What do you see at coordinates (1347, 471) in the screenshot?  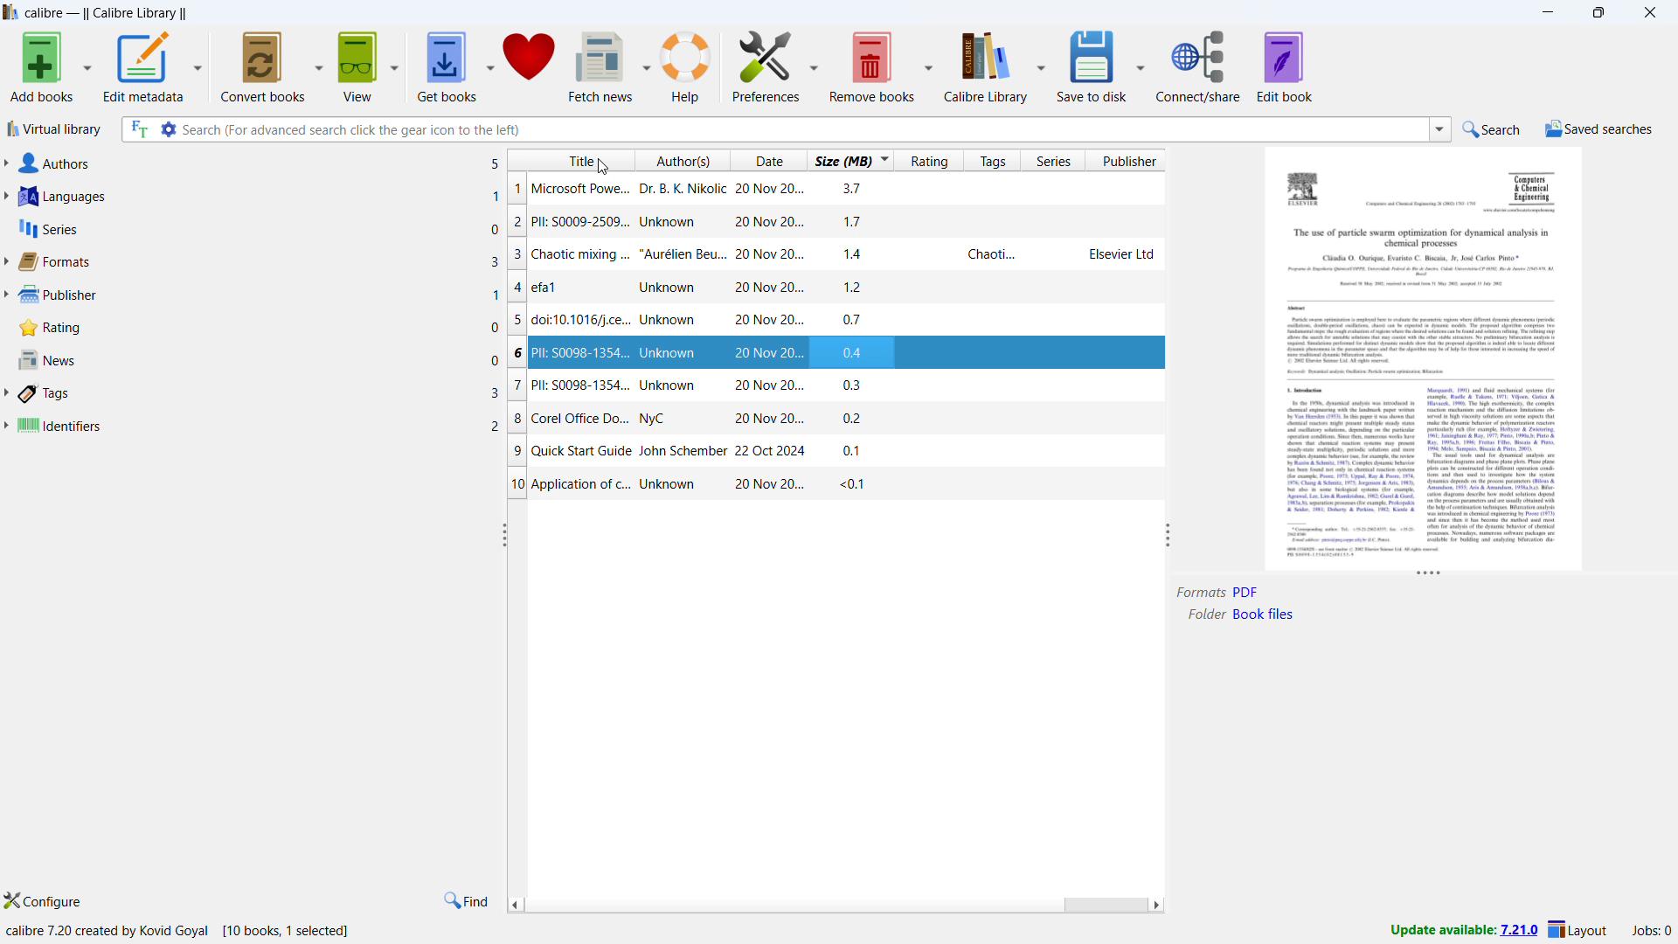 I see `` at bounding box center [1347, 471].